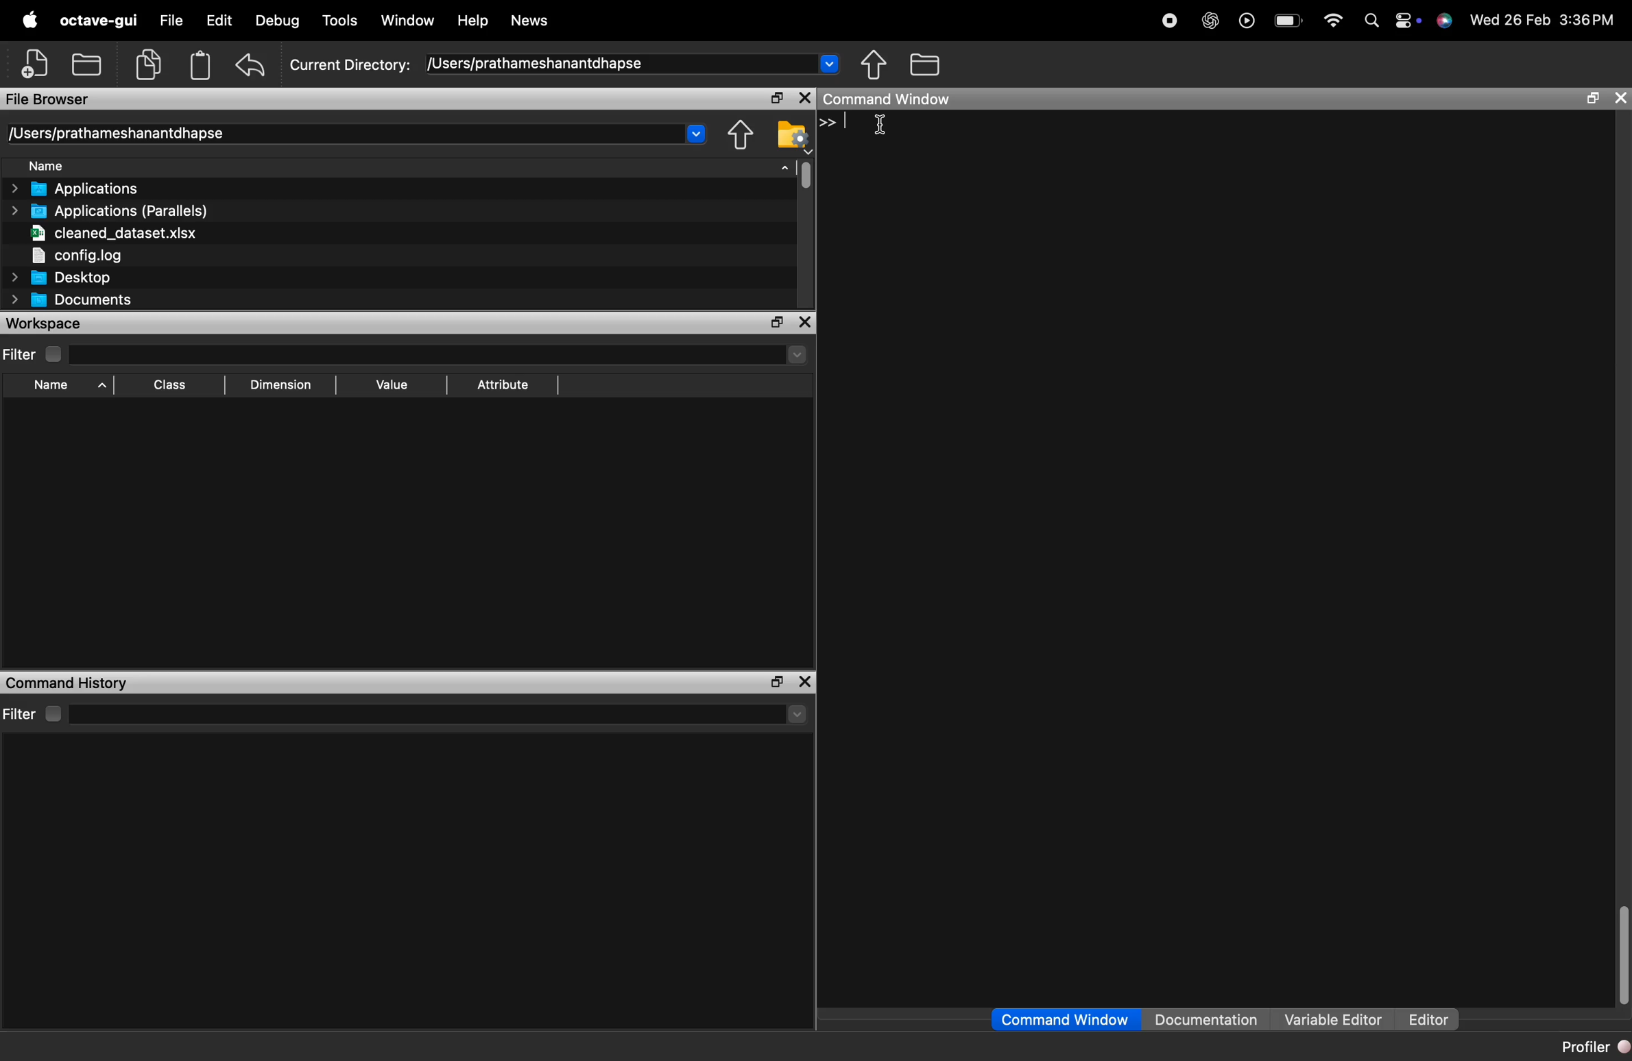 Image resolution: width=1632 pixels, height=1061 pixels. What do you see at coordinates (1203, 1019) in the screenshot?
I see `Documentation` at bounding box center [1203, 1019].